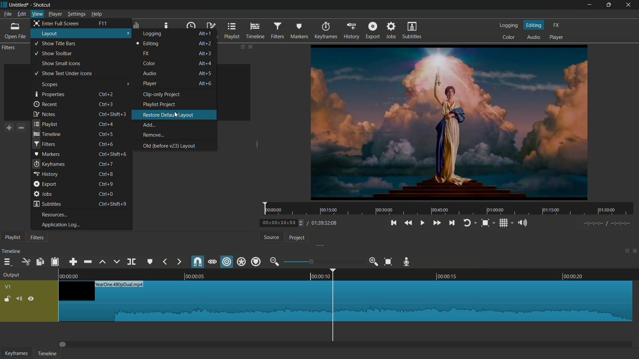 The width and height of the screenshot is (639, 359). Describe the element at coordinates (150, 84) in the screenshot. I see `player` at that location.